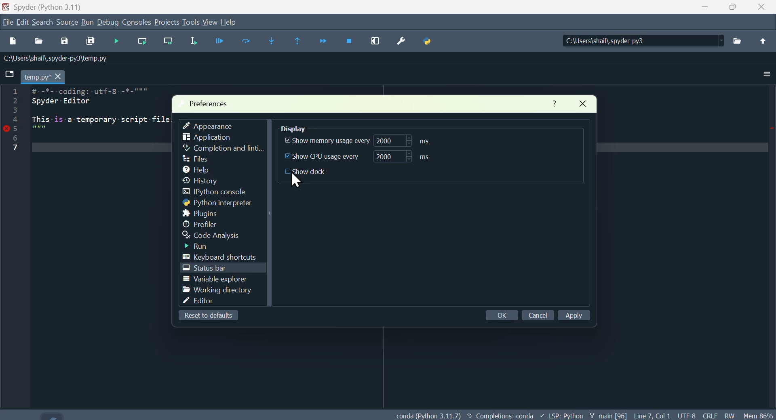 The width and height of the screenshot is (776, 420). What do you see at coordinates (635, 41) in the screenshot?
I see `C:\Users\shail\.spyder-py3` at bounding box center [635, 41].